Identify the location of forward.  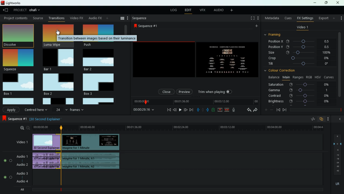
(191, 110).